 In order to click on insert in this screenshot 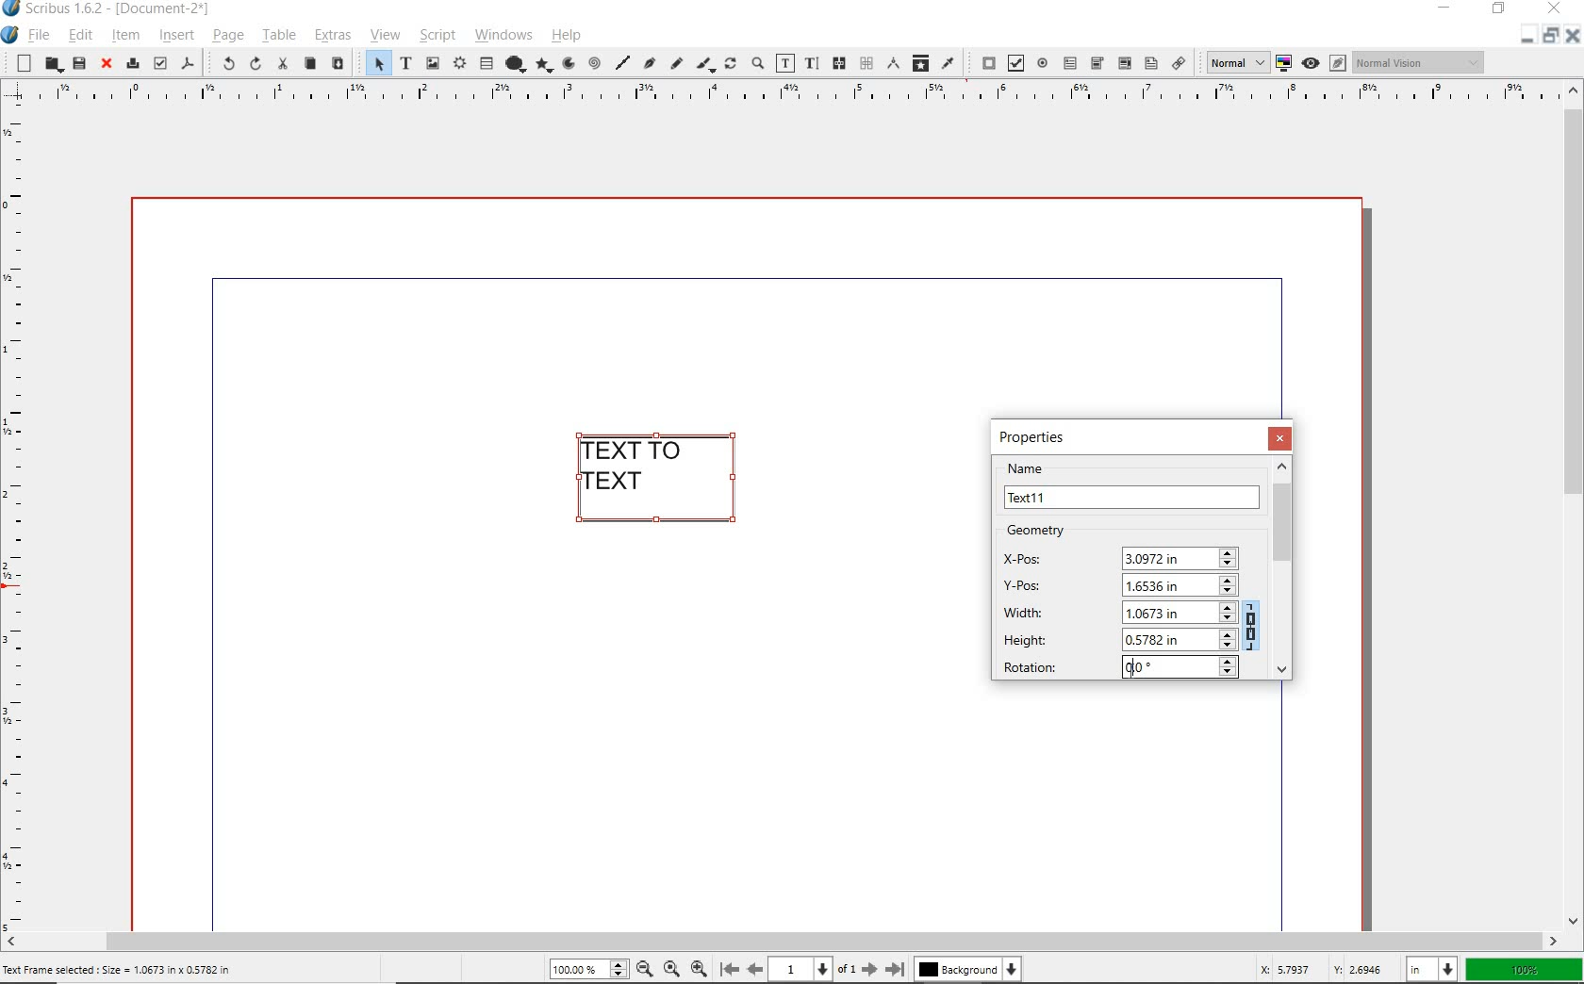, I will do `click(175, 35)`.